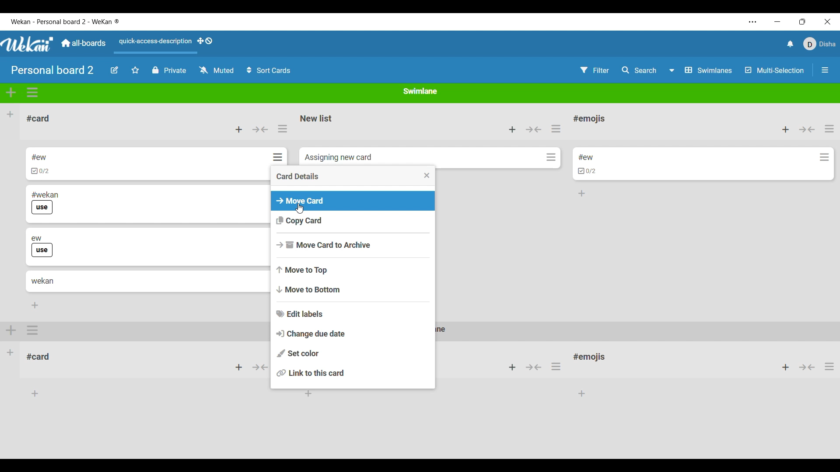 The image size is (840, 472). What do you see at coordinates (427, 175) in the screenshot?
I see `Close menu` at bounding box center [427, 175].